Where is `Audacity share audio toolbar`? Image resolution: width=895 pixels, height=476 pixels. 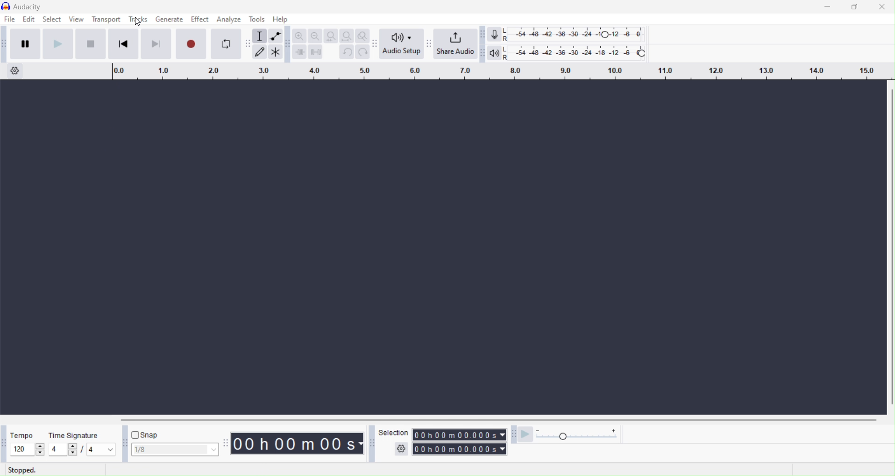 Audacity share audio toolbar is located at coordinates (429, 44).